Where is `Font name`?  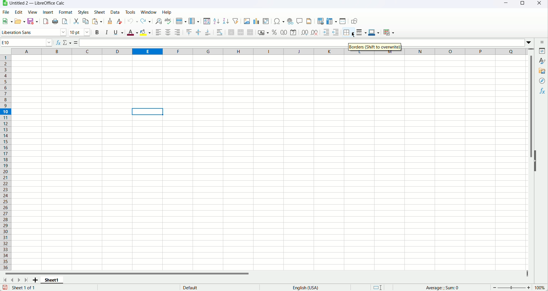
Font name is located at coordinates (34, 33).